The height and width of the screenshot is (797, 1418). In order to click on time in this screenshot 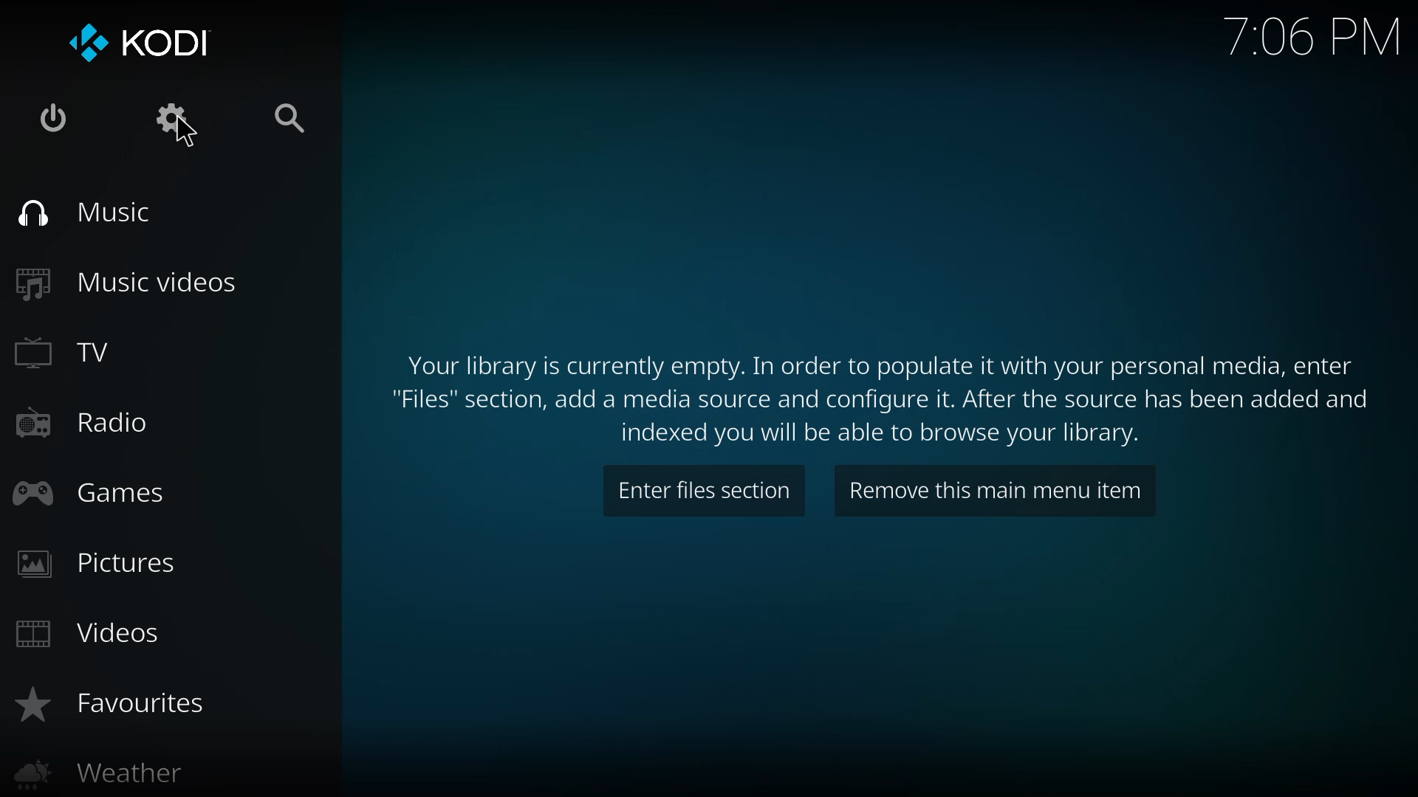, I will do `click(1316, 35)`.